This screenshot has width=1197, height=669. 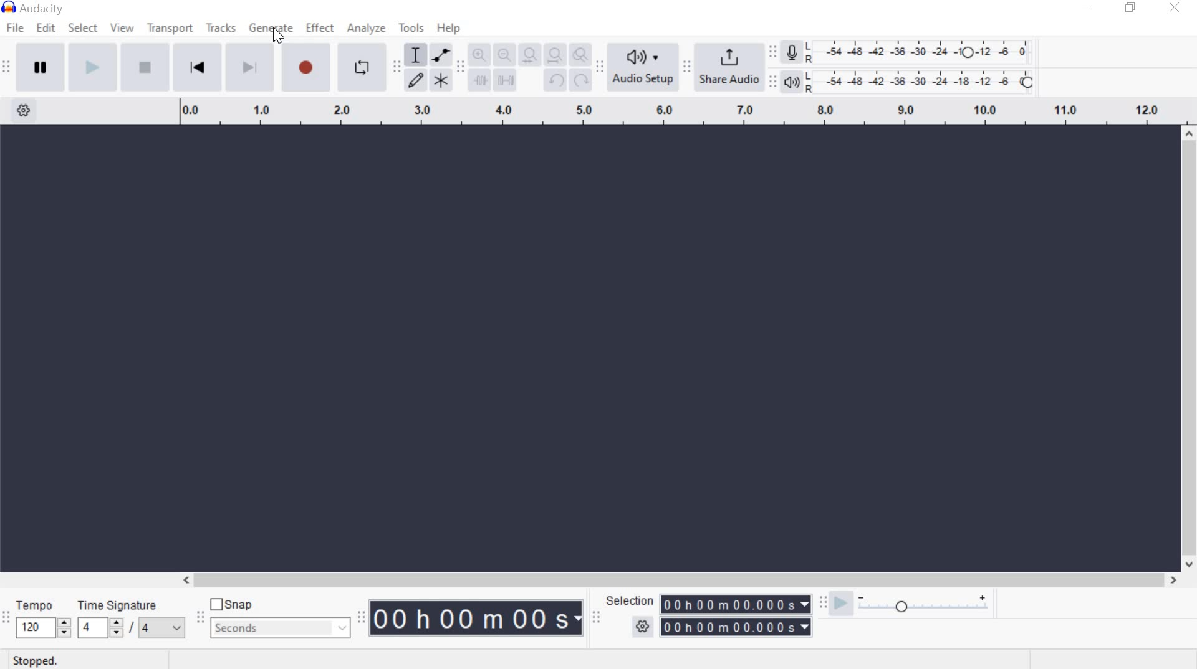 I want to click on generate, so click(x=269, y=27).